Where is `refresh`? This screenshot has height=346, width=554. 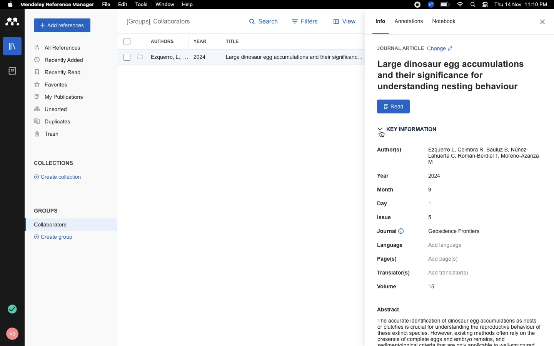
refresh is located at coordinates (13, 309).